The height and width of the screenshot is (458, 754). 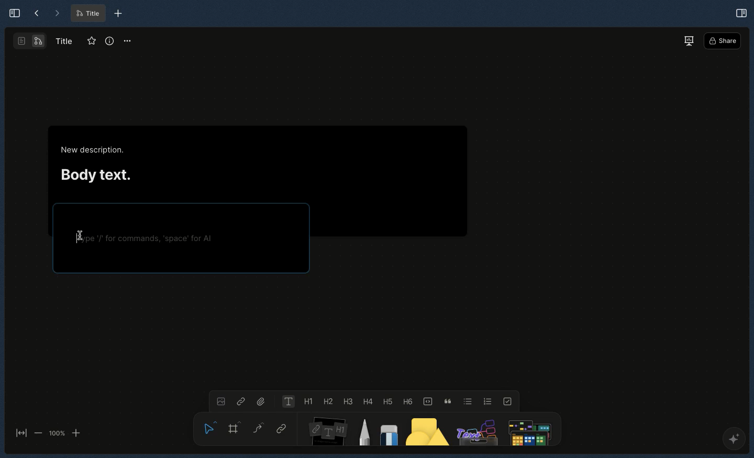 What do you see at coordinates (258, 427) in the screenshot?
I see `Curve` at bounding box center [258, 427].